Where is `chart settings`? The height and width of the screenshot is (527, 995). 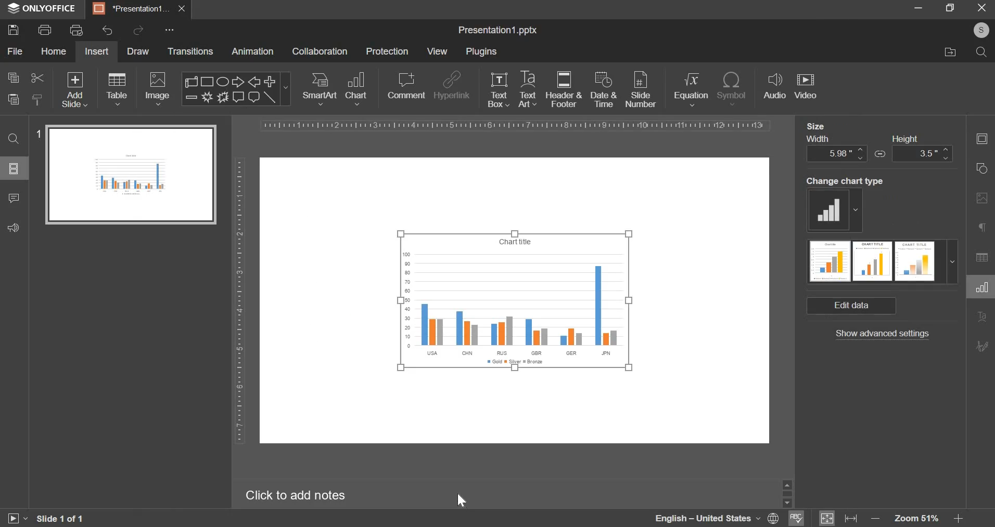 chart settings is located at coordinates (981, 291).